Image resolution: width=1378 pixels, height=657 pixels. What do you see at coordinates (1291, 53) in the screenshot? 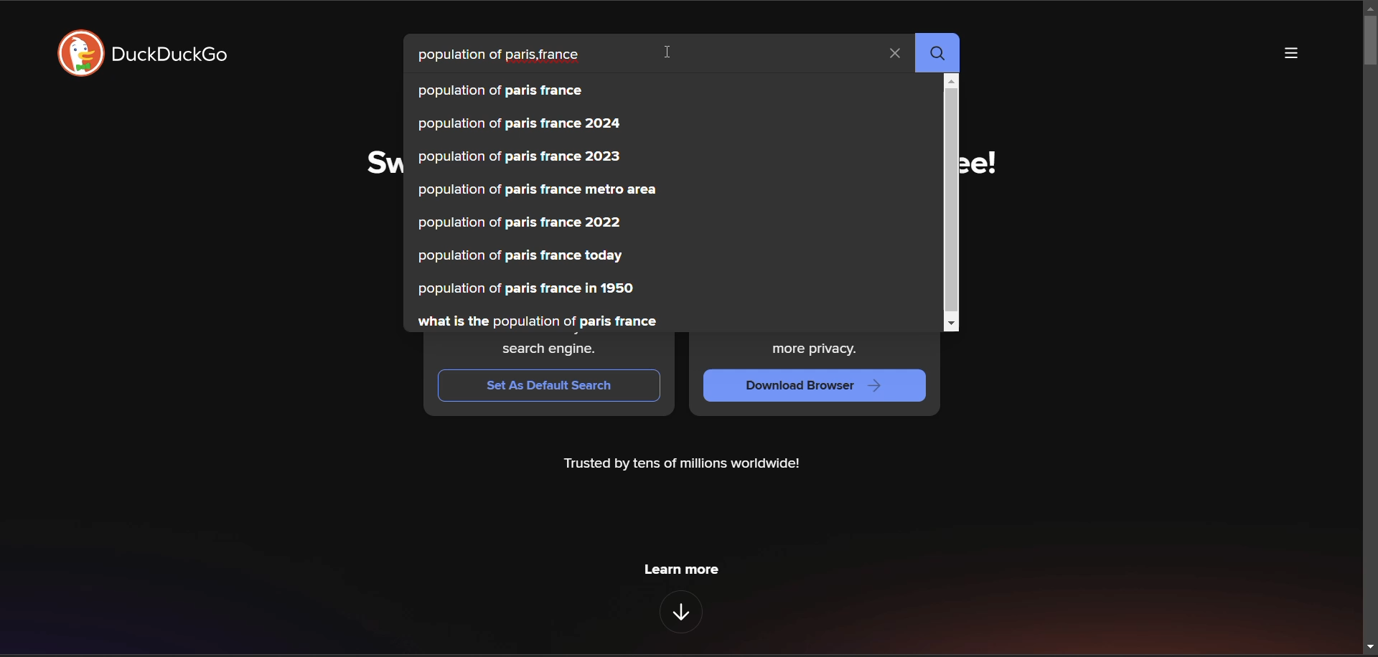
I see `more options` at bounding box center [1291, 53].